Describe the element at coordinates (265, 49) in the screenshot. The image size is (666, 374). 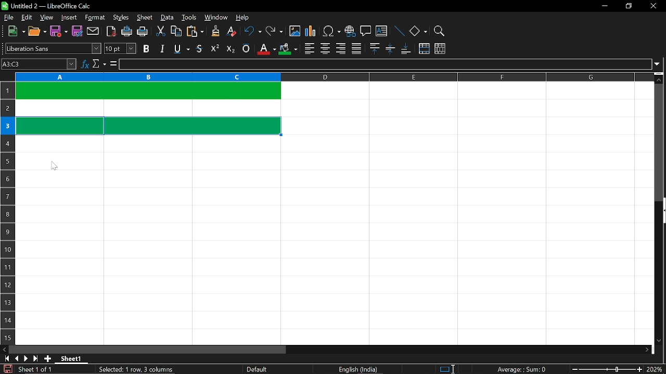
I see `text color` at that location.